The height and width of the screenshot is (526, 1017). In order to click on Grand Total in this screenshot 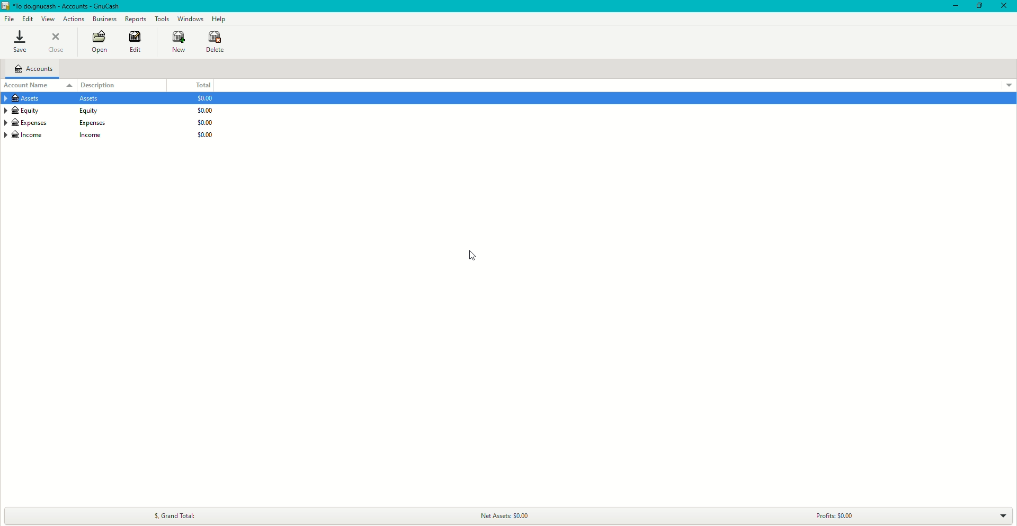, I will do `click(173, 514)`.